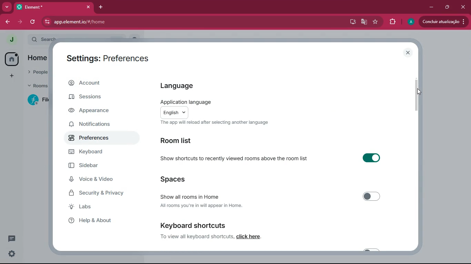 The width and height of the screenshot is (471, 264). Describe the element at coordinates (214, 123) in the screenshot. I see `the app will reload after selecting another language` at that location.